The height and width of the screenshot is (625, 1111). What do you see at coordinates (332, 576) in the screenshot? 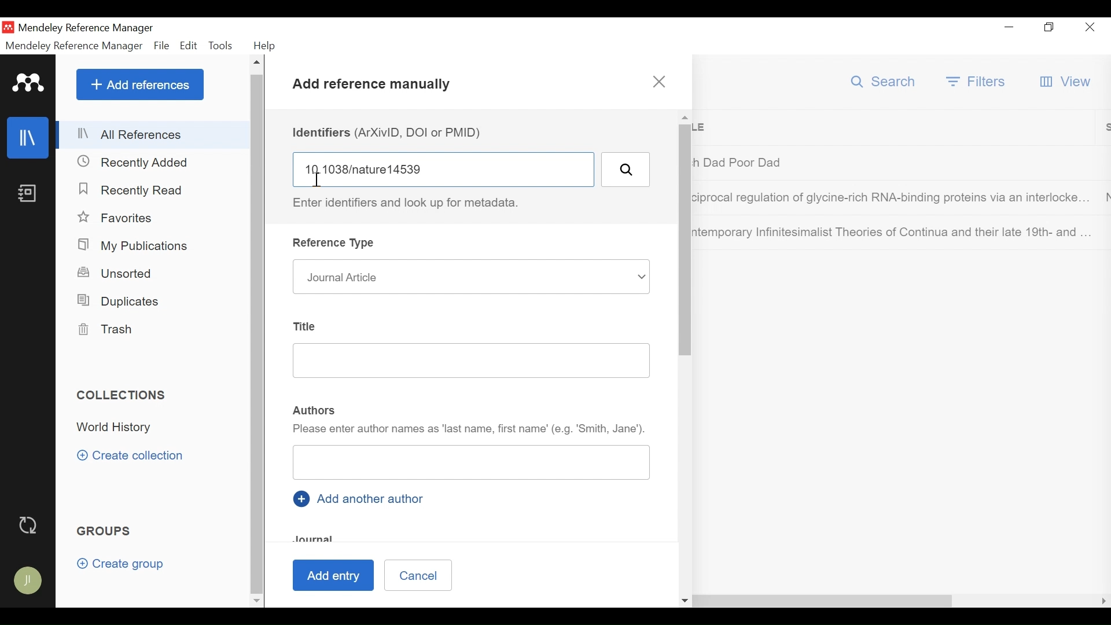
I see `Add Entry` at bounding box center [332, 576].